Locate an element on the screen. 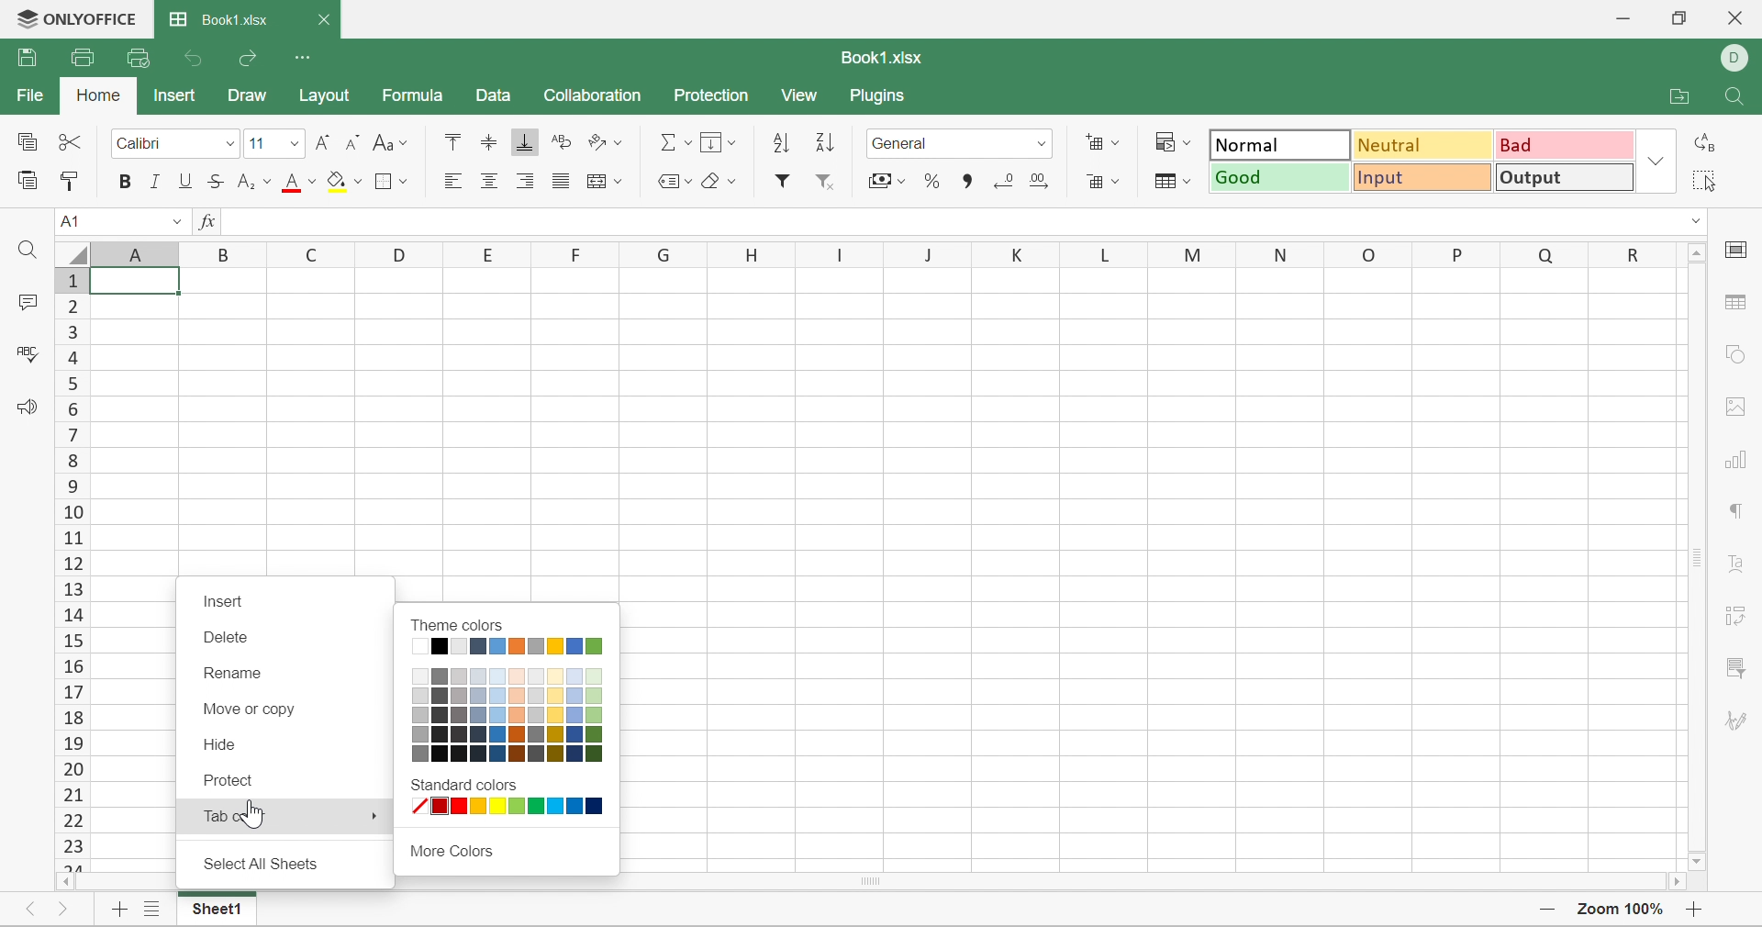  Orientation is located at coordinates (604, 142).